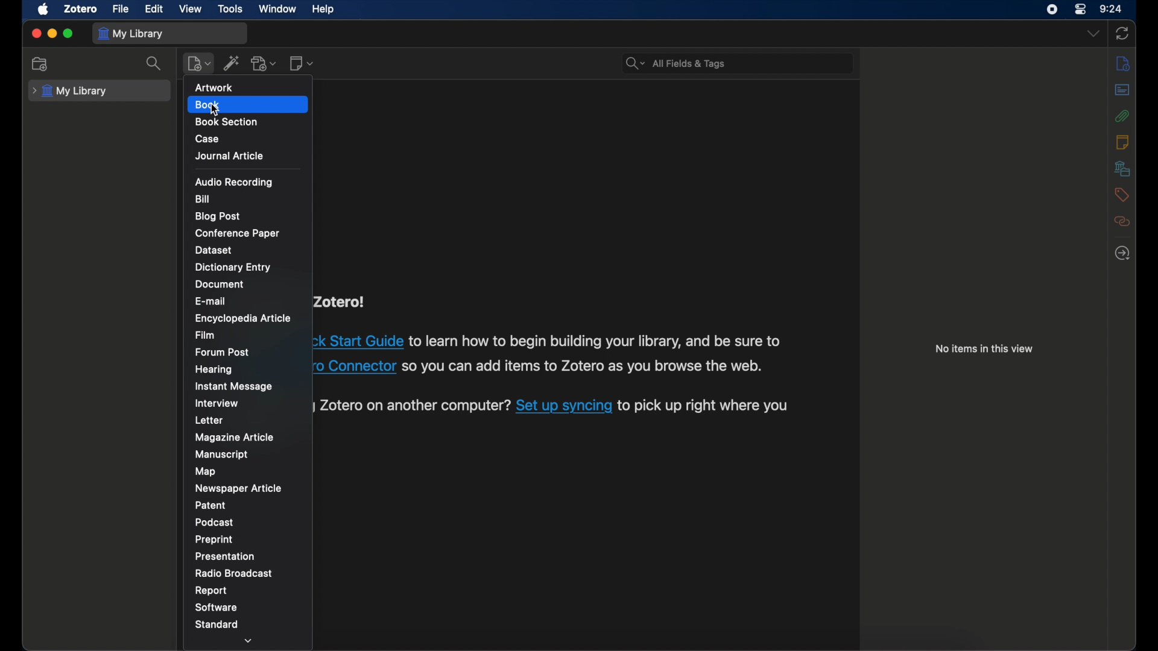  What do you see at coordinates (212, 506) in the screenshot?
I see `patent` at bounding box center [212, 506].